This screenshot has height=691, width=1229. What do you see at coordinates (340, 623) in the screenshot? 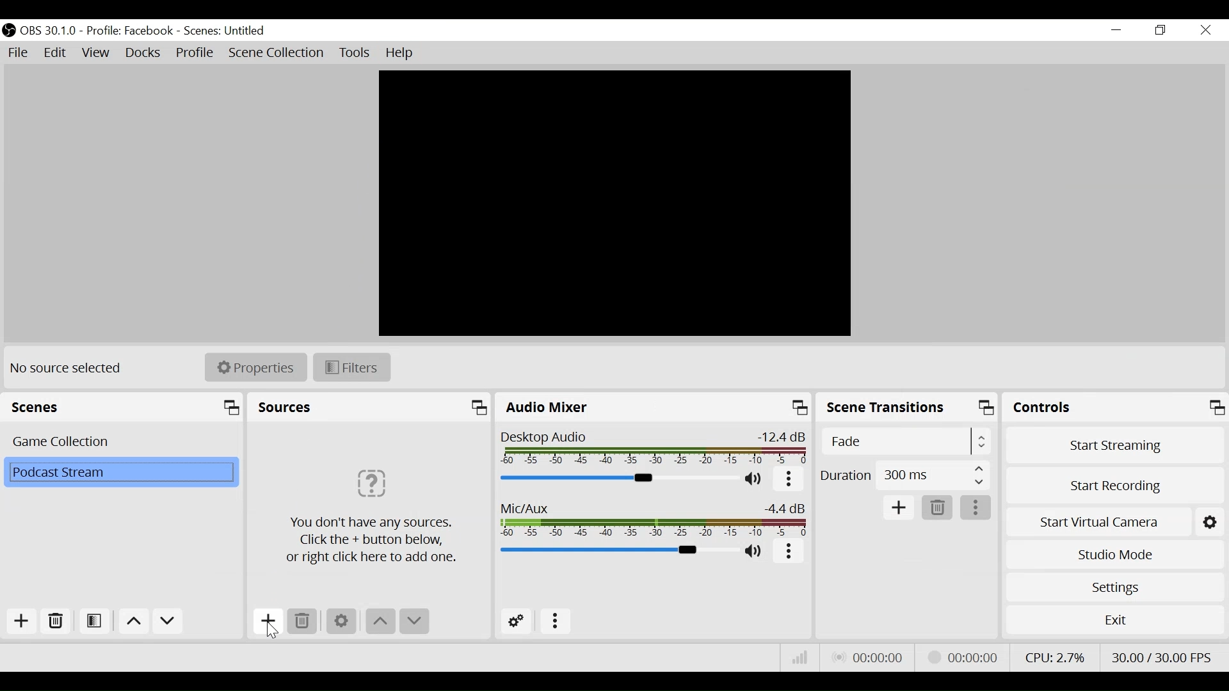
I see `Settings` at bounding box center [340, 623].